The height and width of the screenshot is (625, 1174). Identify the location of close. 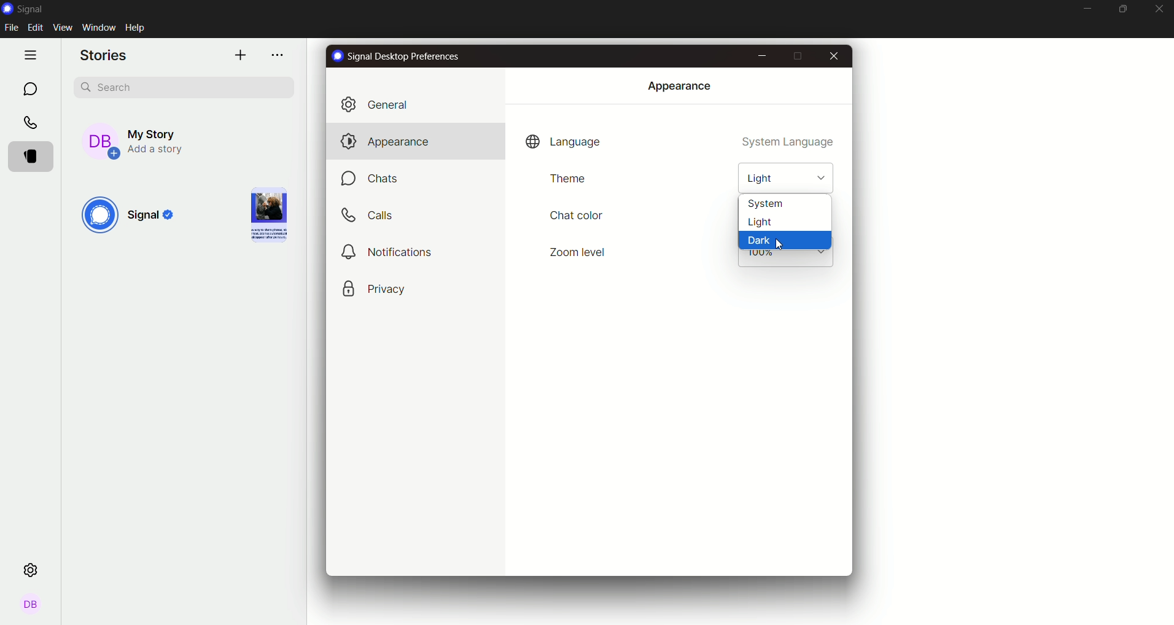
(1159, 10).